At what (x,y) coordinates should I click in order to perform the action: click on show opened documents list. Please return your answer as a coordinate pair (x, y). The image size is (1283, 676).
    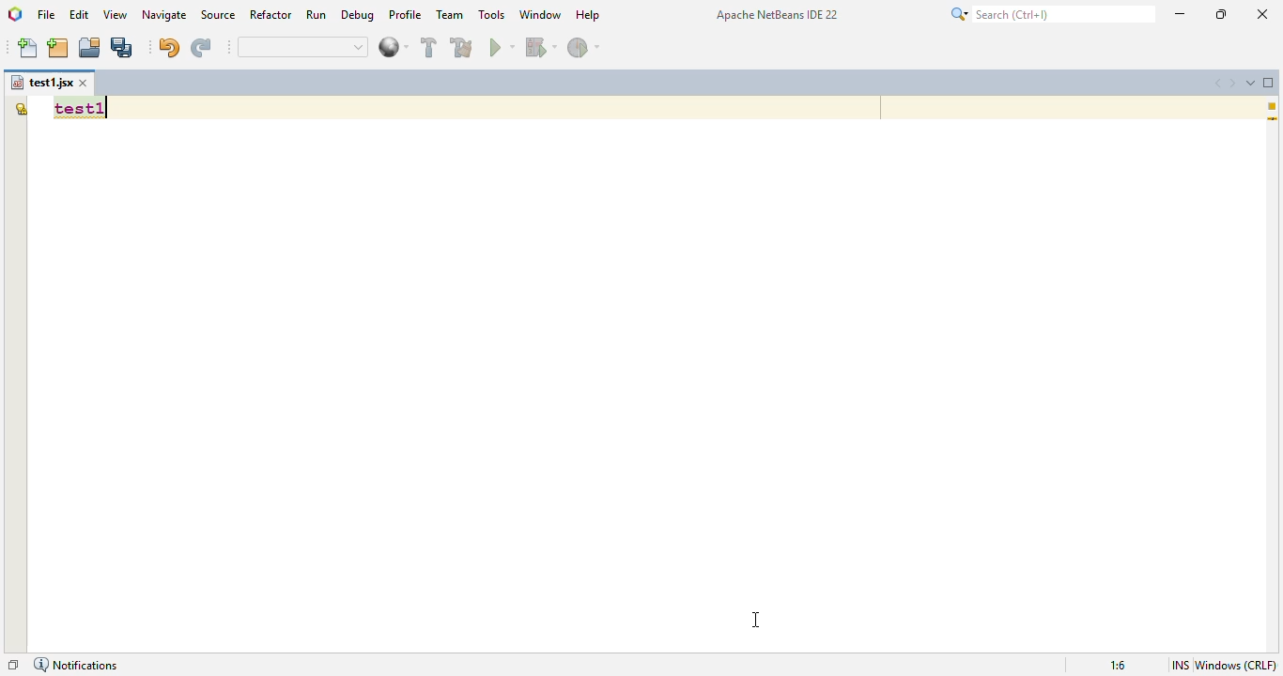
    Looking at the image, I should click on (1251, 83).